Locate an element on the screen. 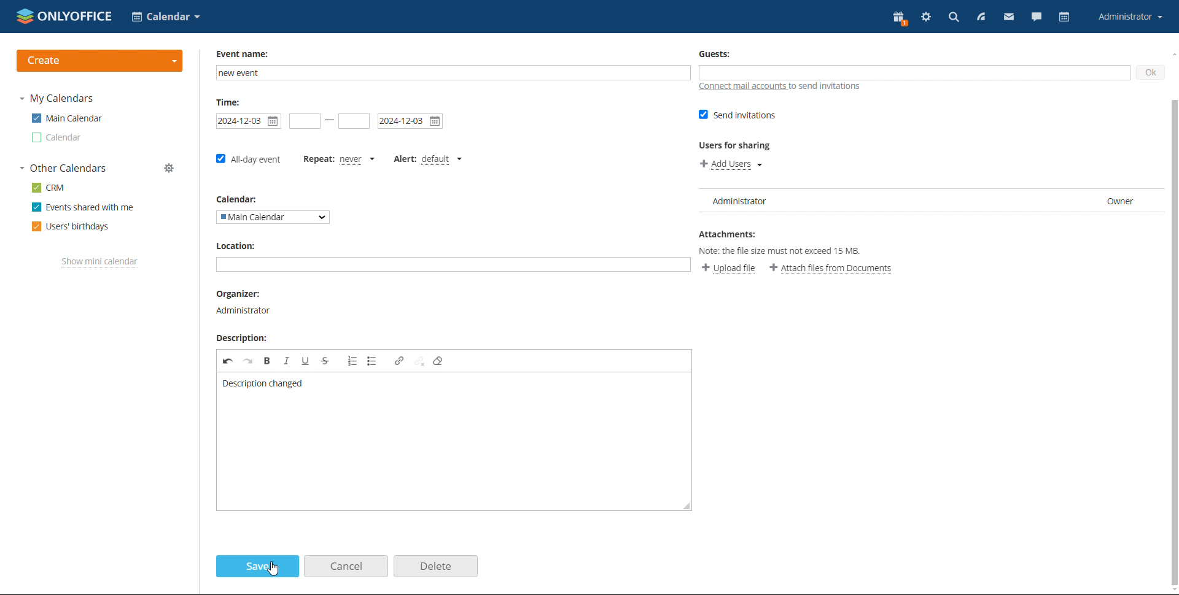 The width and height of the screenshot is (1179, 595). other calendar is located at coordinates (56, 138).